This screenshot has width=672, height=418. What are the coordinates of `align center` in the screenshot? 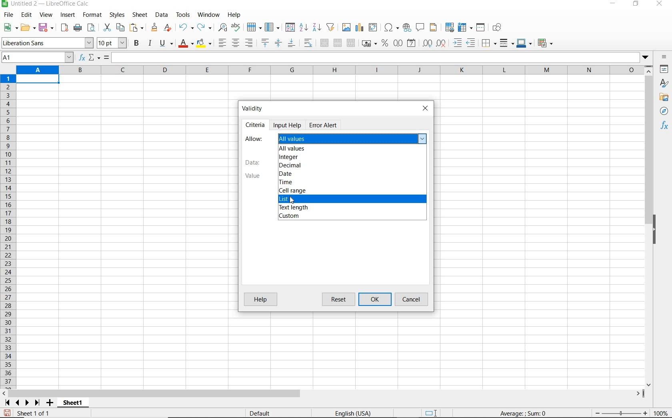 It's located at (236, 43).